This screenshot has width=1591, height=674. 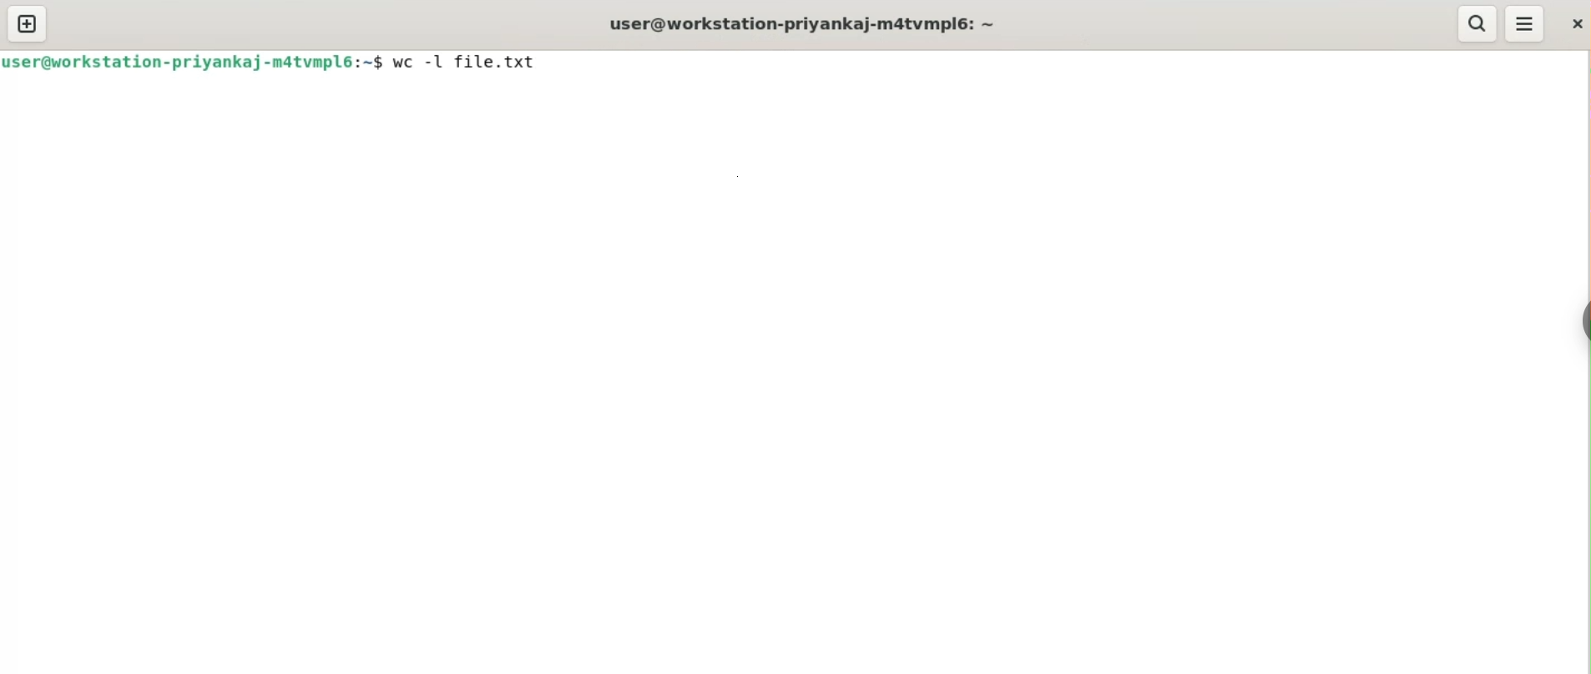 I want to click on search, so click(x=1478, y=23).